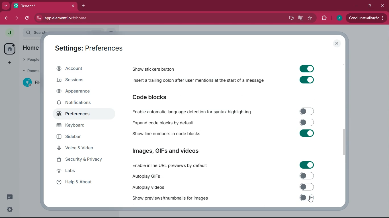 Image resolution: width=389 pixels, height=218 pixels. Describe the element at coordinates (159, 97) in the screenshot. I see `Code blocks` at that location.